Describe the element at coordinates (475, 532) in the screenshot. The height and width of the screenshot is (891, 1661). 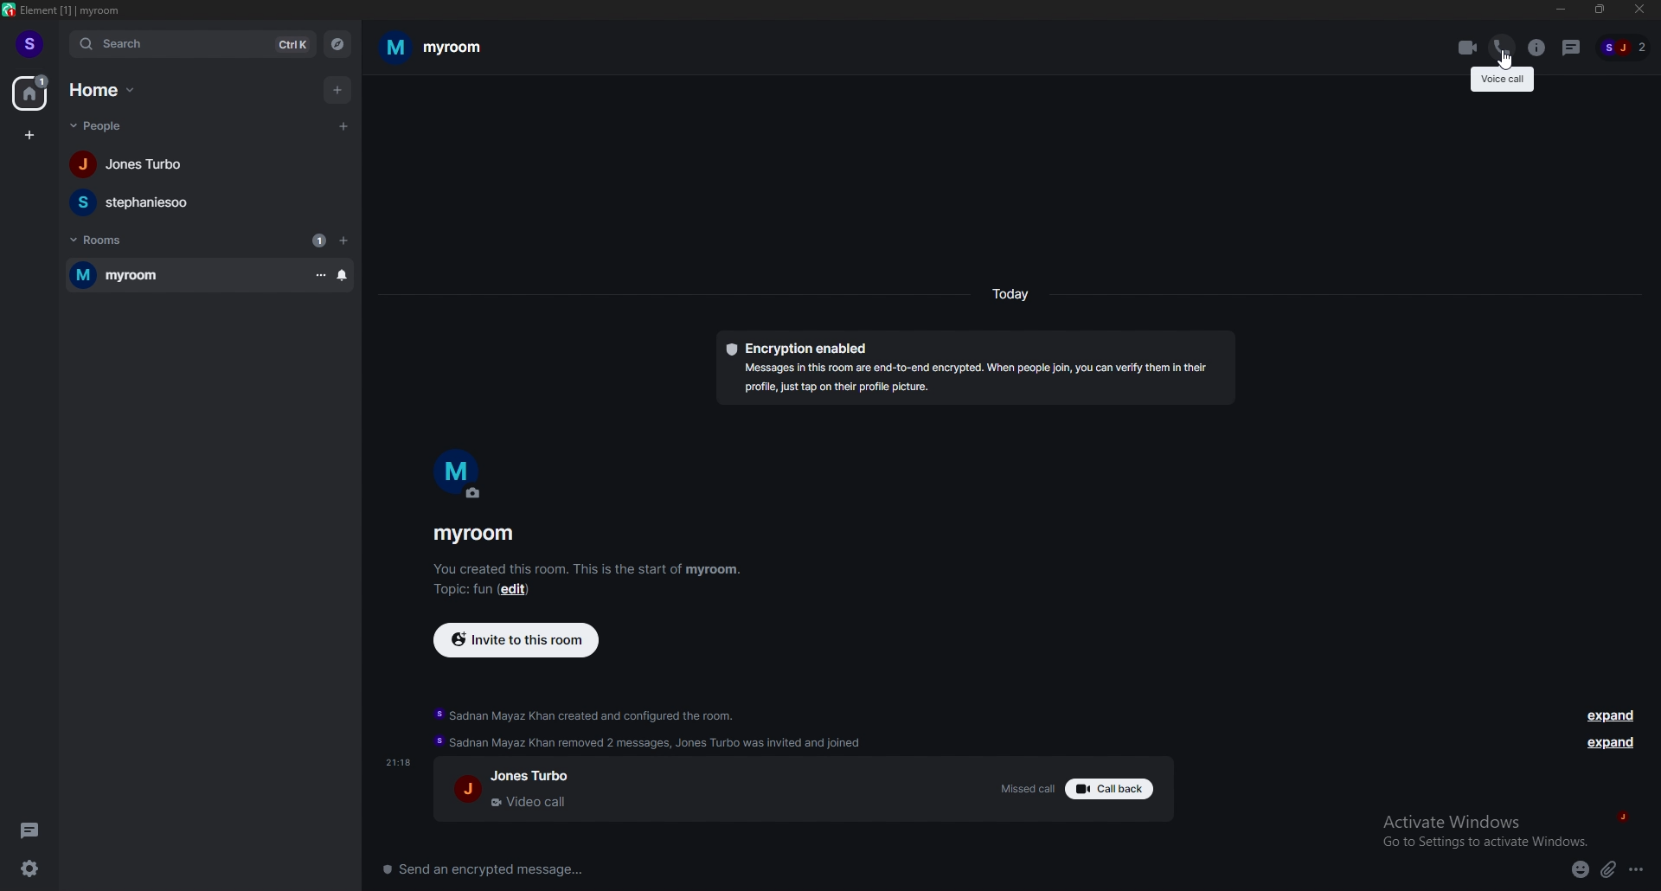
I see `myroom` at that location.